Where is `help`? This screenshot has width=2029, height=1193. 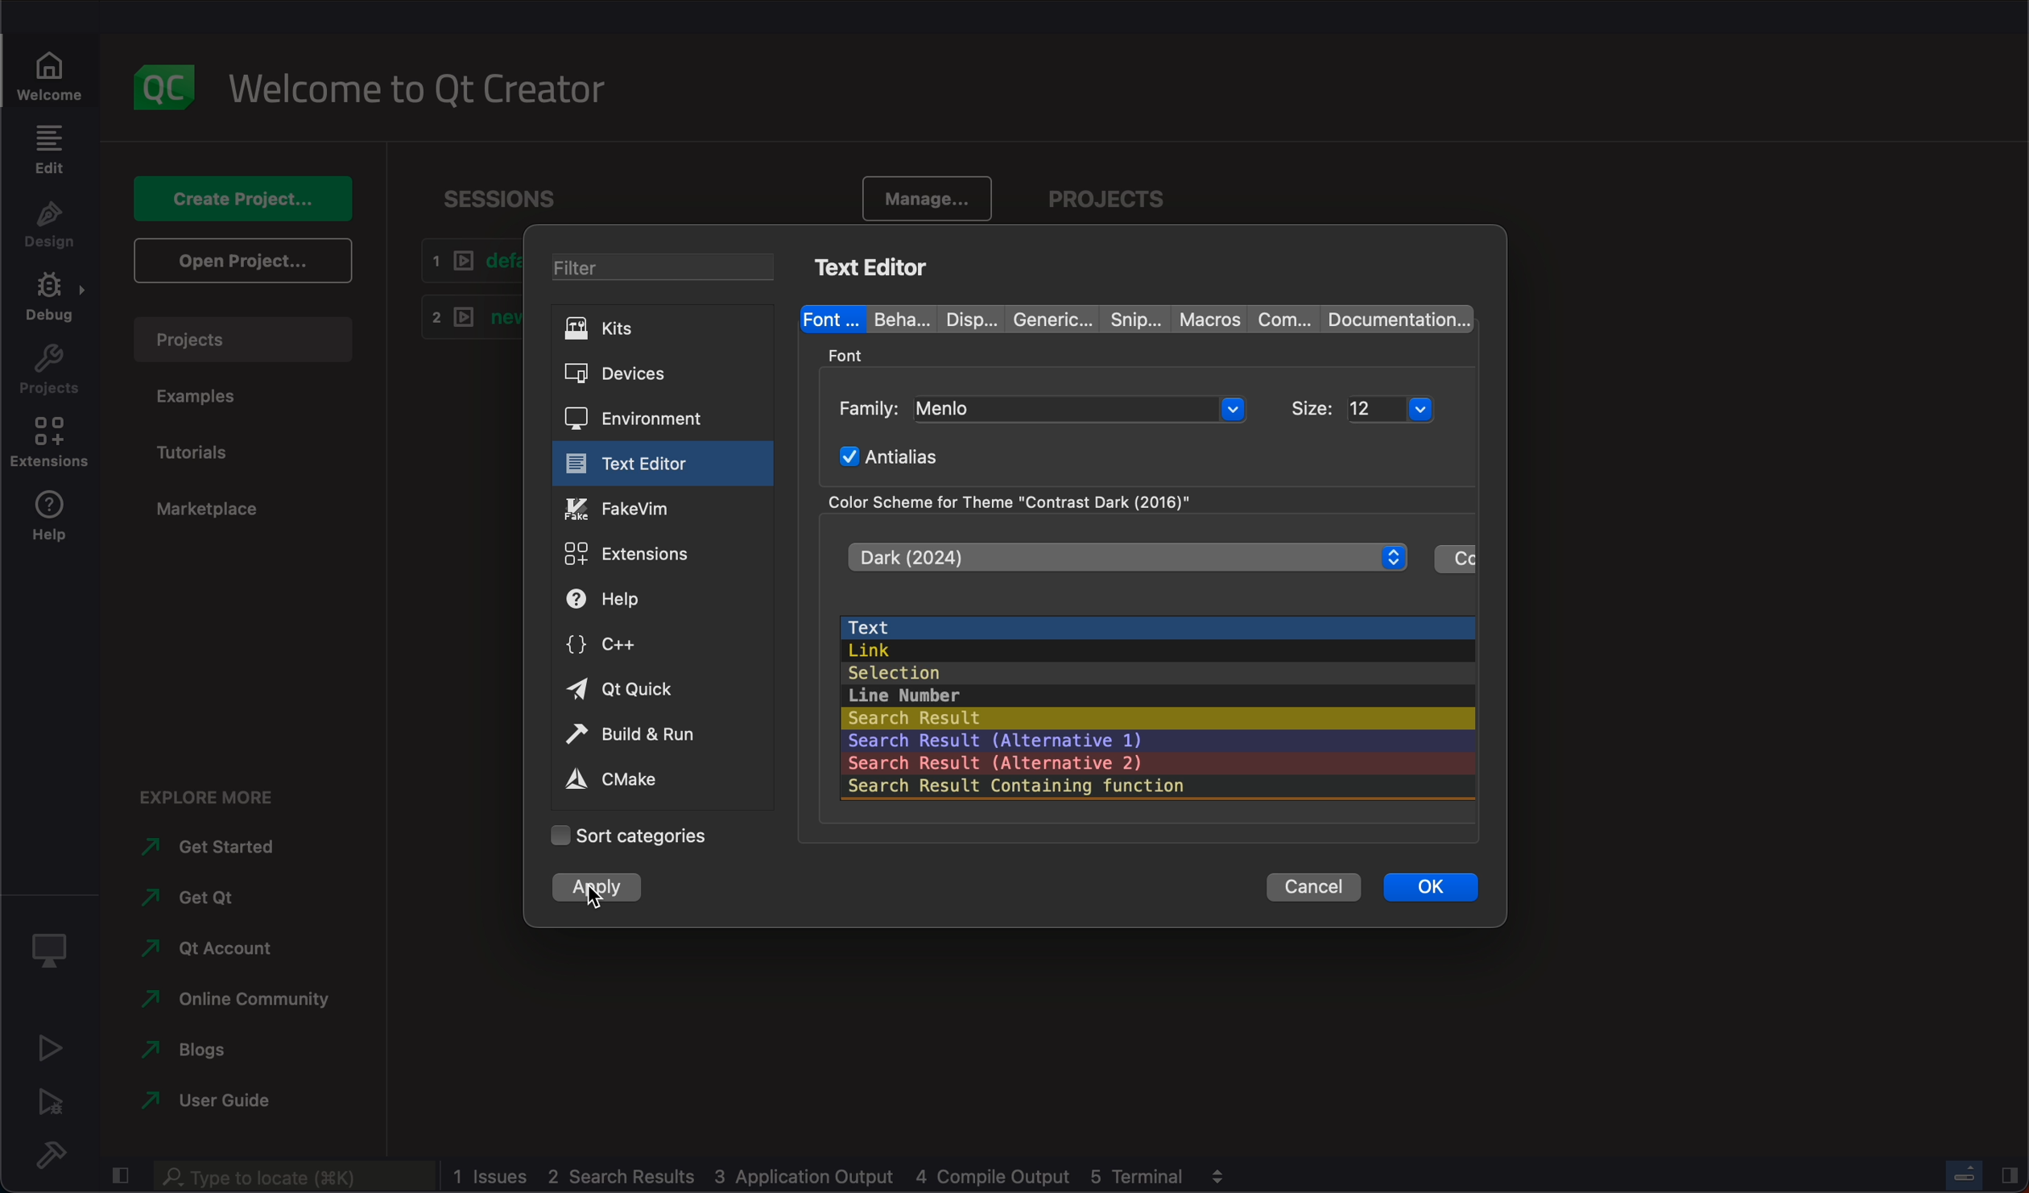 help is located at coordinates (55, 524).